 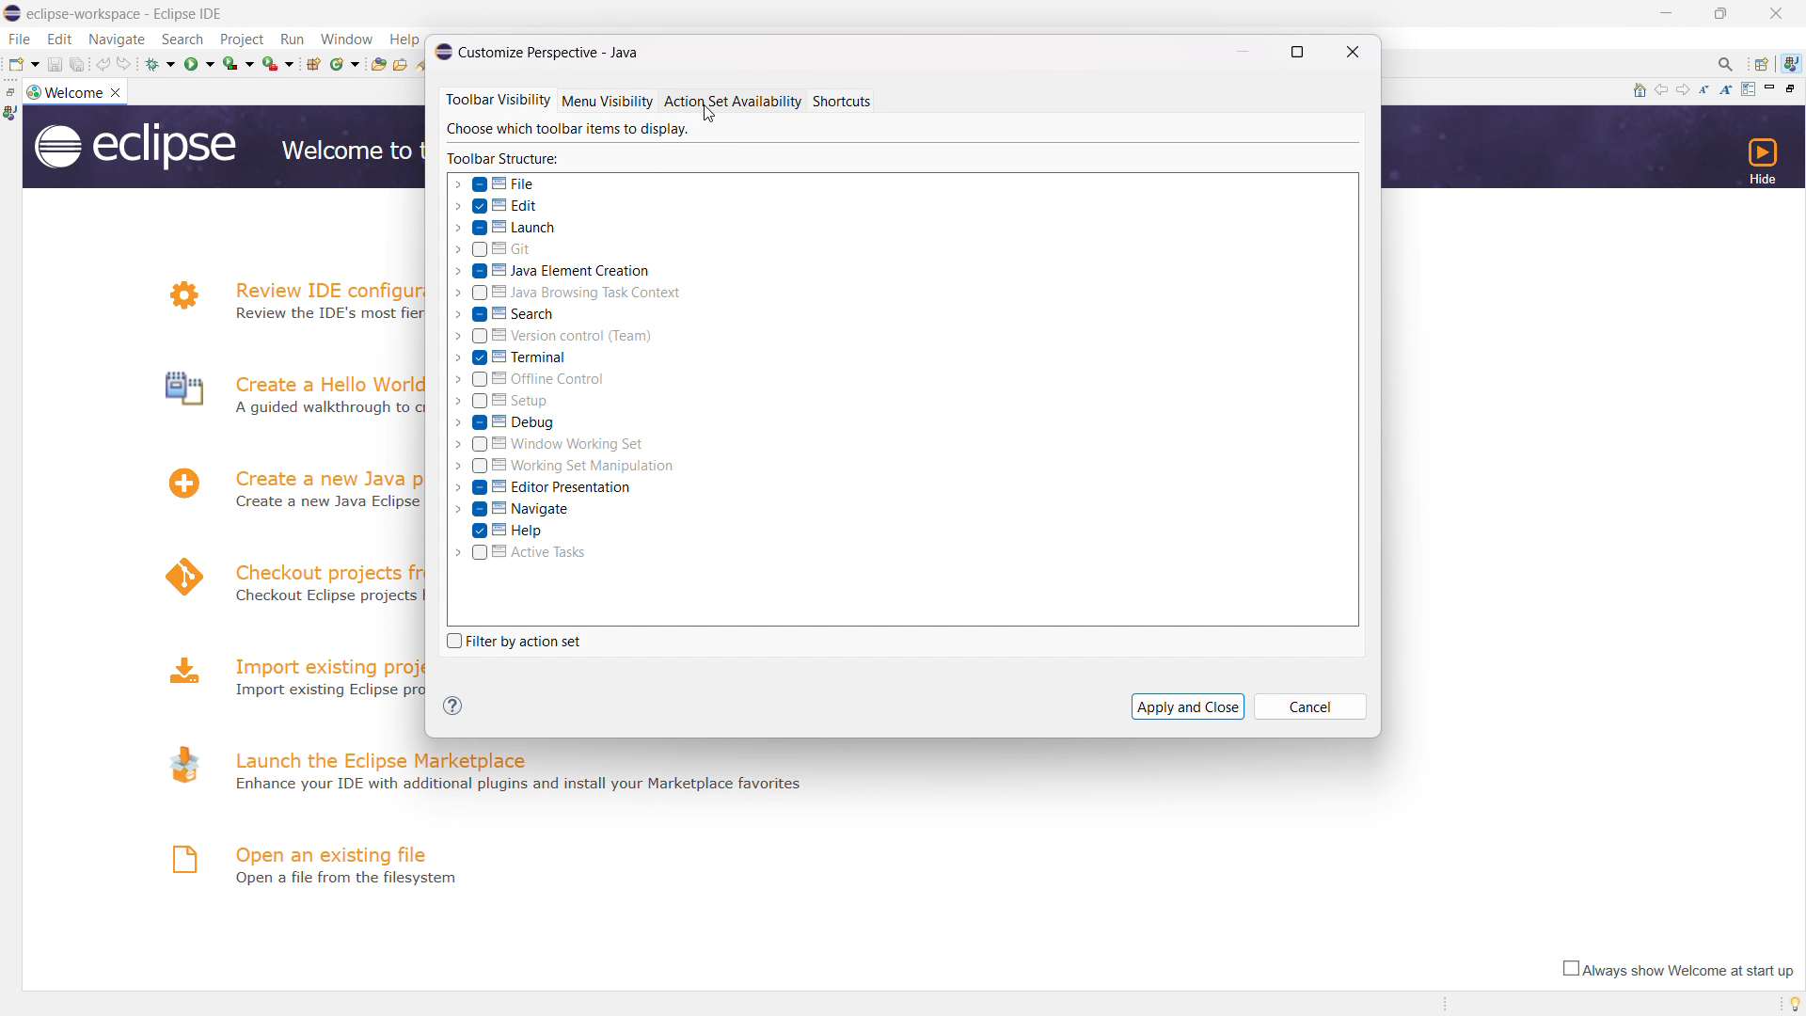 I want to click on Help, so click(x=404, y=39).